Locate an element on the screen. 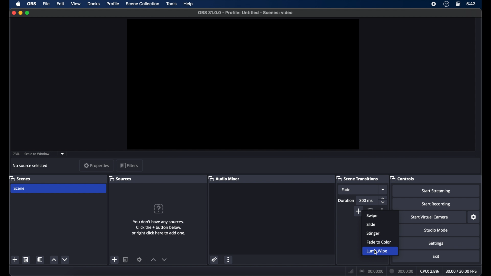 The image size is (491, 276). question mark icon is located at coordinates (158, 209).